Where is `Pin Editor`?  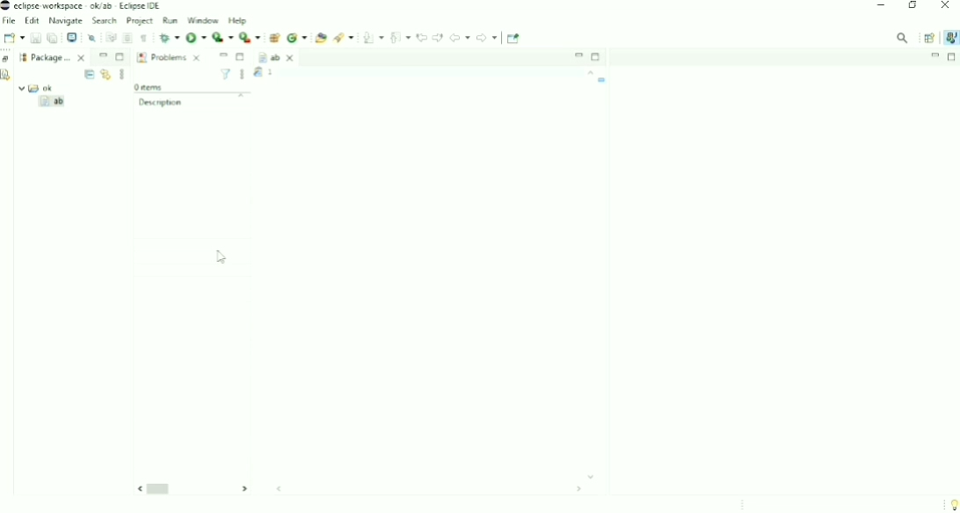 Pin Editor is located at coordinates (514, 39).